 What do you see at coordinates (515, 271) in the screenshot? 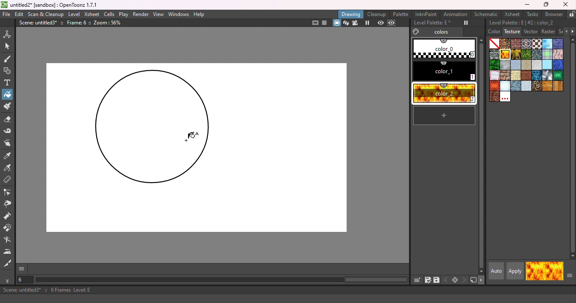
I see `apply` at bounding box center [515, 271].